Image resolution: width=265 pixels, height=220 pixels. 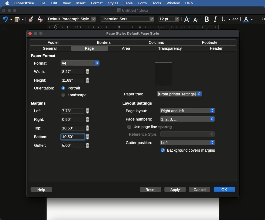 I want to click on Cancel, so click(x=200, y=189).